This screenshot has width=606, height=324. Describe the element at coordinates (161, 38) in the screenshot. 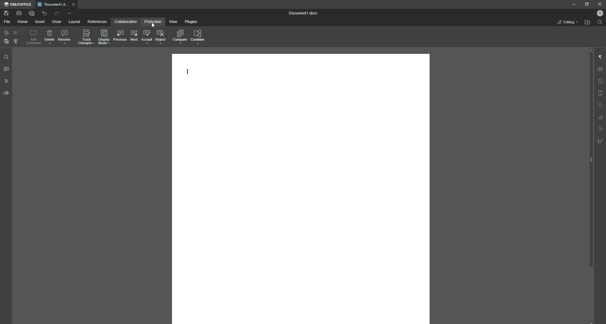

I see `Reject` at that location.